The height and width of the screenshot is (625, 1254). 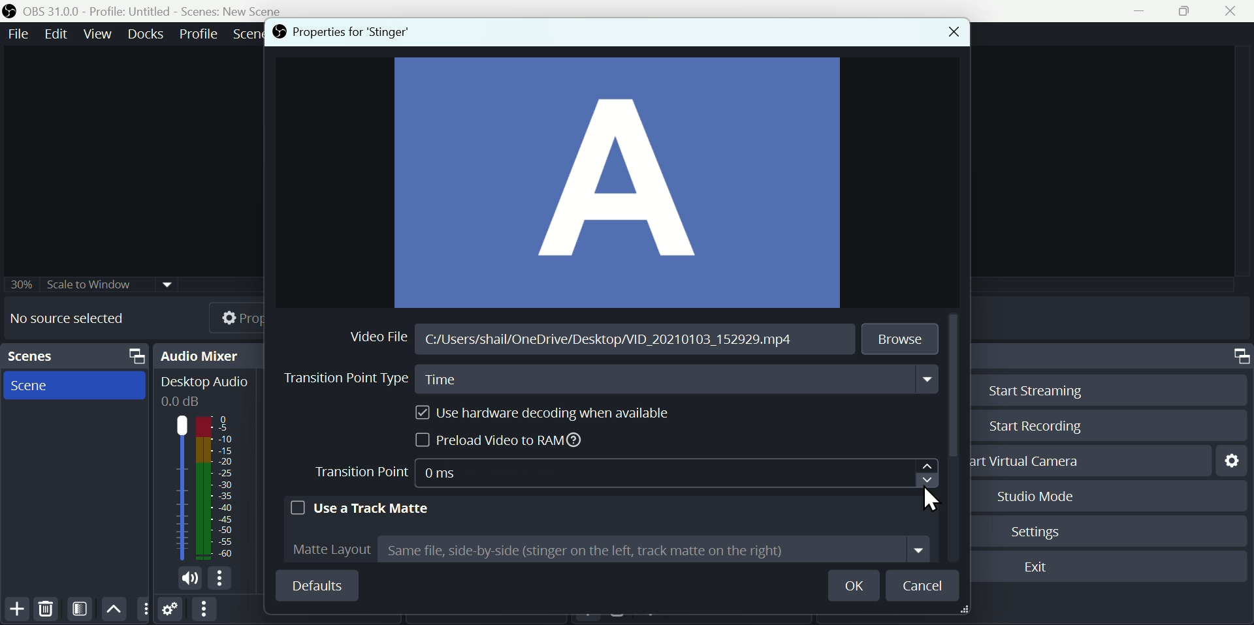 I want to click on Scroll bar, so click(x=956, y=388).